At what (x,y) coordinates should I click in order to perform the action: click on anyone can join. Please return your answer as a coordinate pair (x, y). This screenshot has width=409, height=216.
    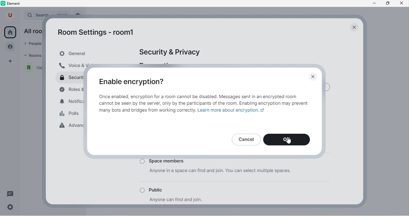
    Looking at the image, I should click on (177, 200).